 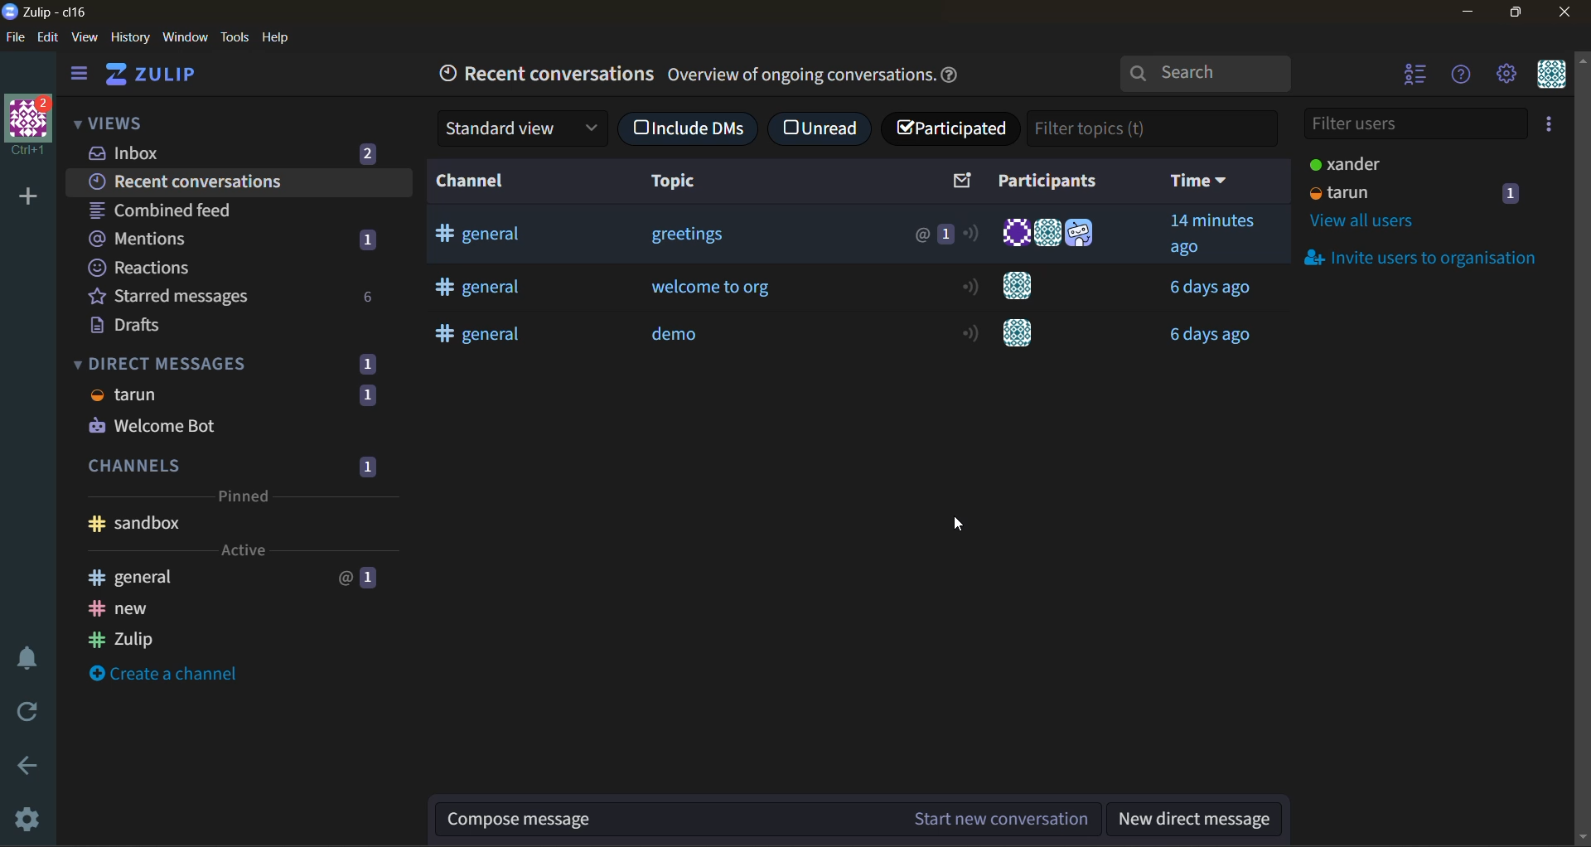 I want to click on views, so click(x=127, y=123).